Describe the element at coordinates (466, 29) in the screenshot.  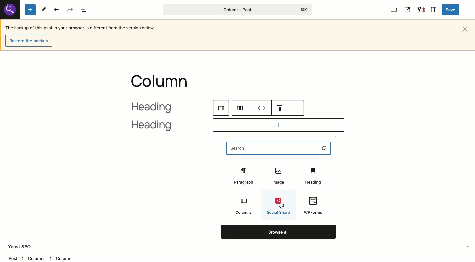
I see `Close` at that location.